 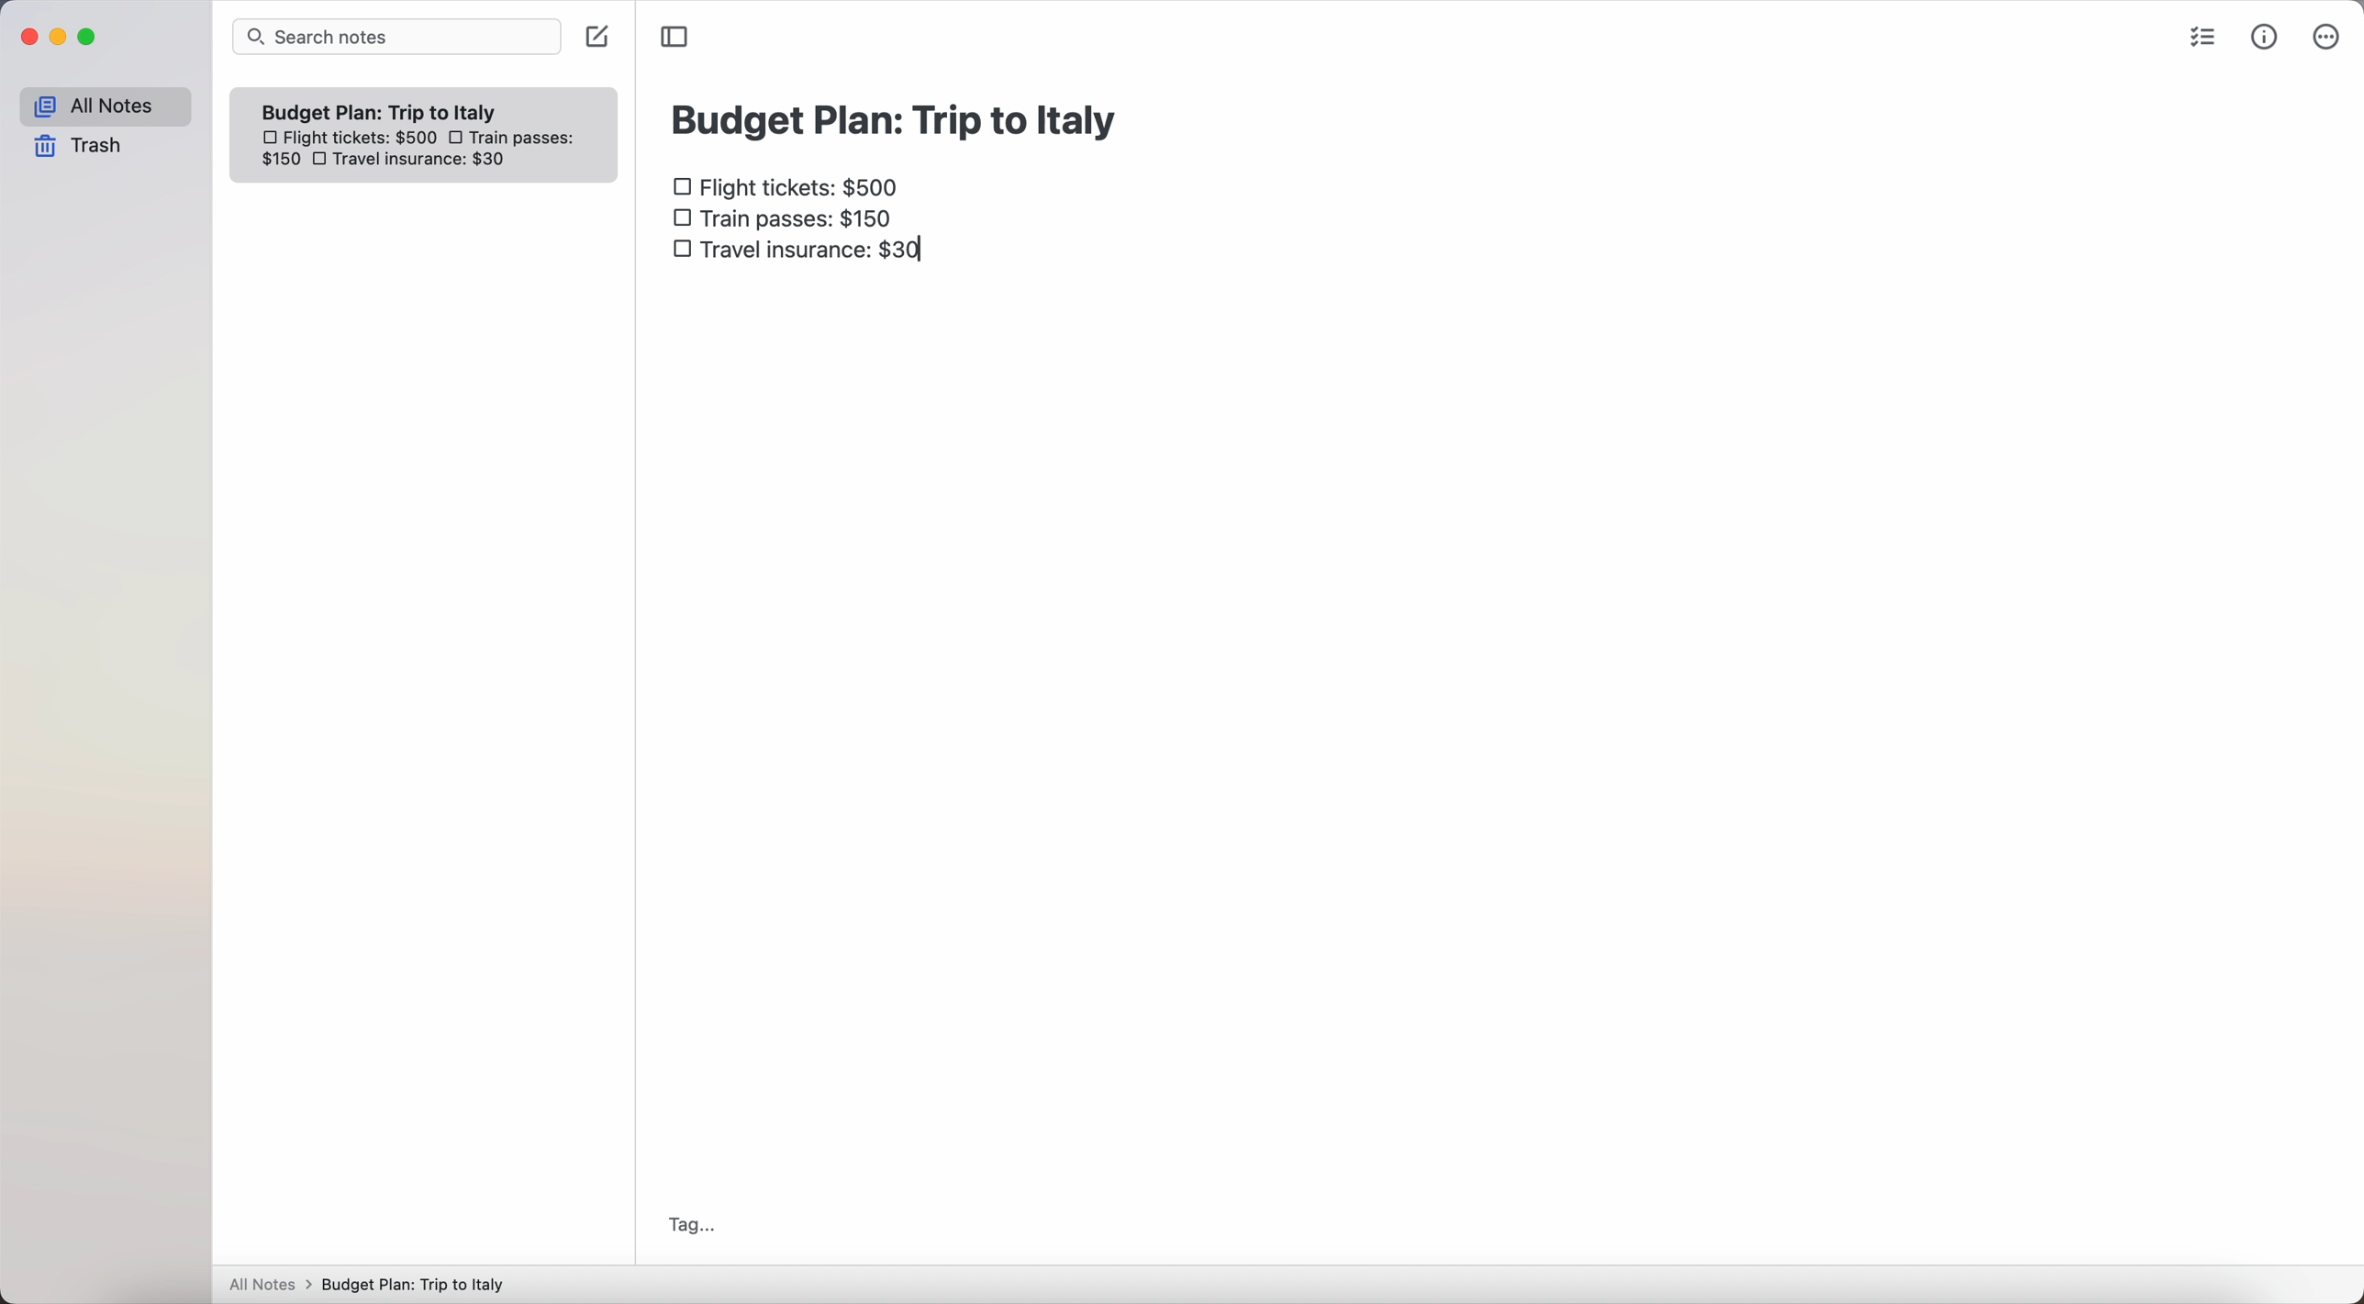 What do you see at coordinates (792, 189) in the screenshot?
I see `flight tickets: $500 checkbox` at bounding box center [792, 189].